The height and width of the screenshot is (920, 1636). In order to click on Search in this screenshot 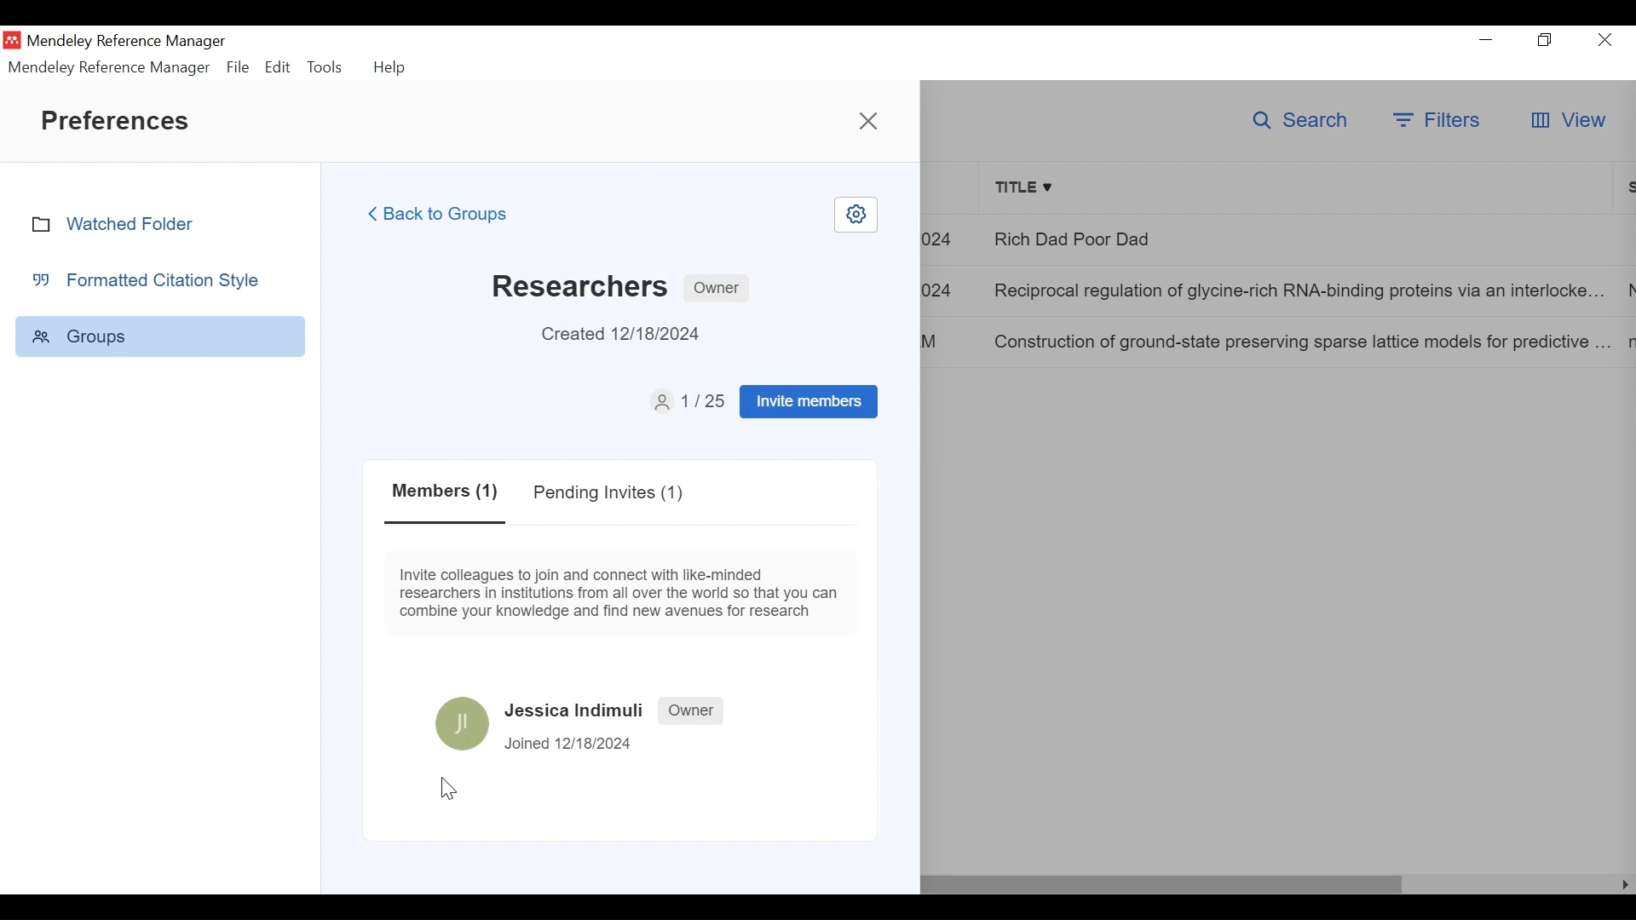, I will do `click(1297, 121)`.